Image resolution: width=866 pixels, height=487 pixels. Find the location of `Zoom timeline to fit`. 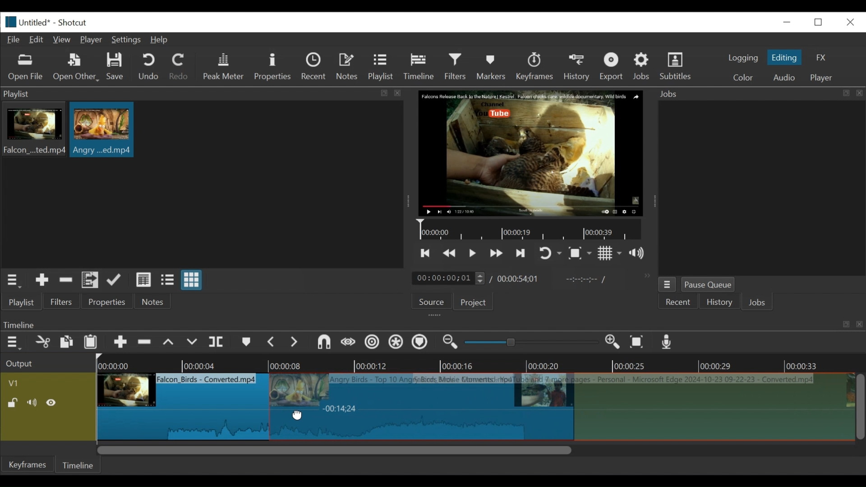

Zoom timeline to fit is located at coordinates (639, 343).